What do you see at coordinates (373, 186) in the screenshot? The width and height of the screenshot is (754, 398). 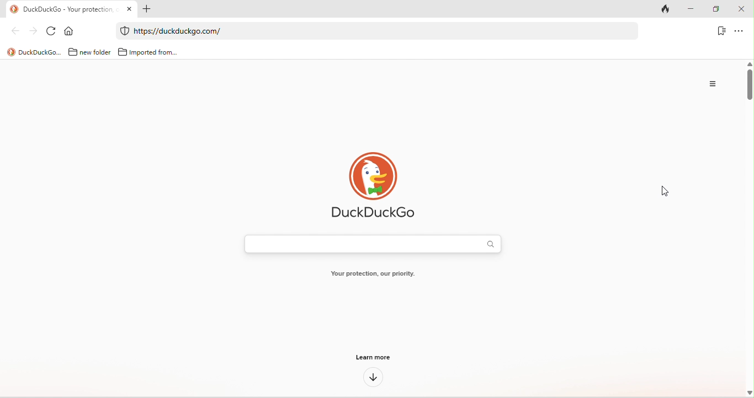 I see `duck duck go logo` at bounding box center [373, 186].